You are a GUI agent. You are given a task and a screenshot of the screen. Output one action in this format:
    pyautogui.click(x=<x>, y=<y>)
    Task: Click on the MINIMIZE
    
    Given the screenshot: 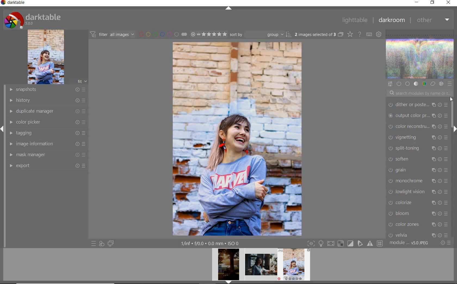 What is the action you would take?
    pyautogui.click(x=416, y=2)
    